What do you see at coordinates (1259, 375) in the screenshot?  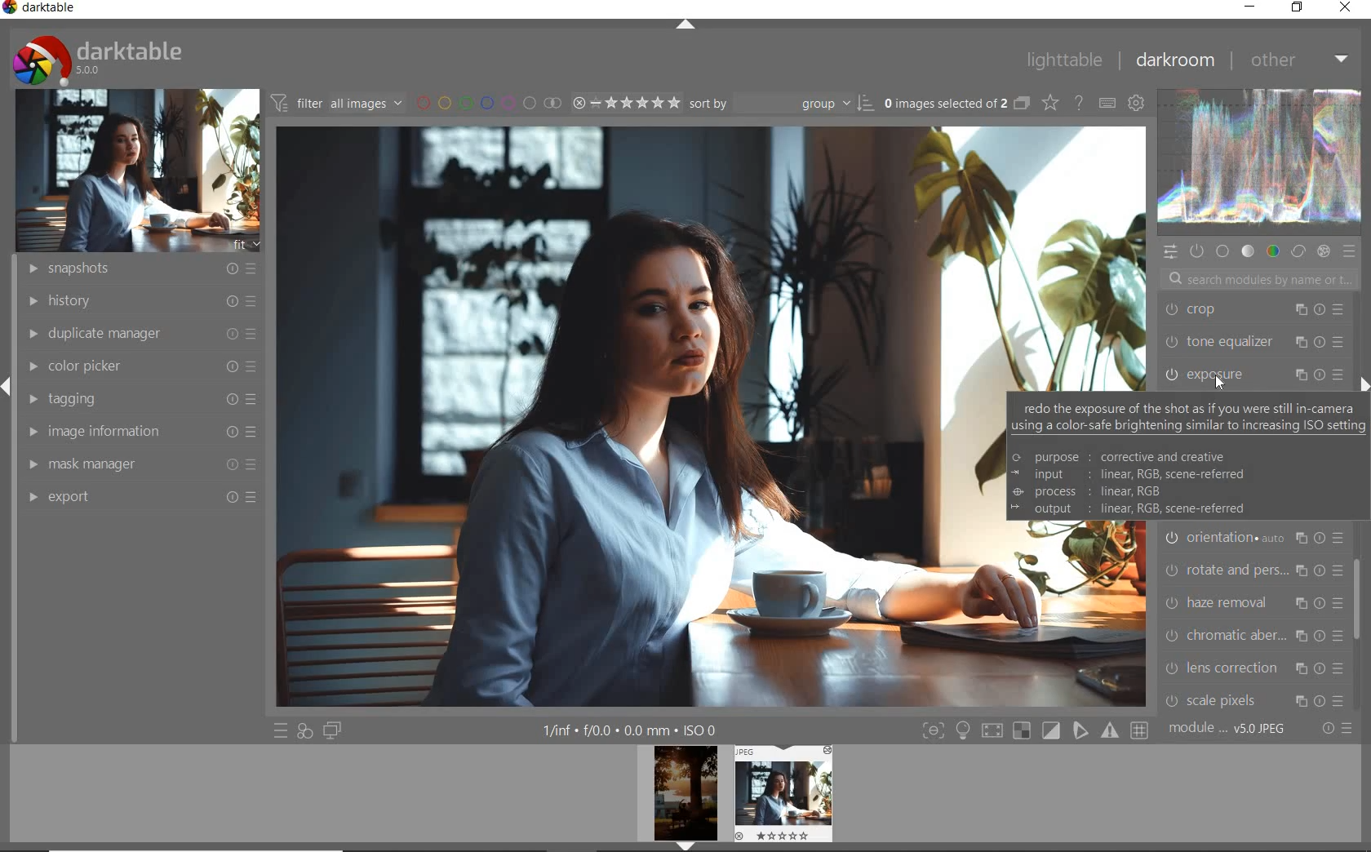 I see `exposure` at bounding box center [1259, 375].